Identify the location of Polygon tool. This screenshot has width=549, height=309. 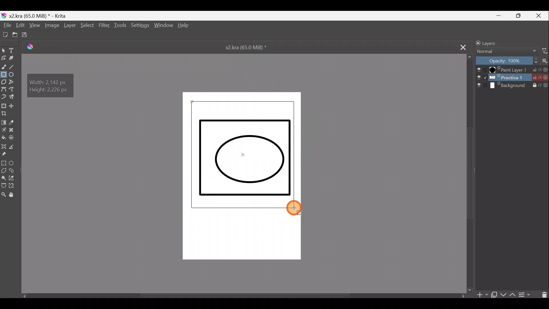
(3, 82).